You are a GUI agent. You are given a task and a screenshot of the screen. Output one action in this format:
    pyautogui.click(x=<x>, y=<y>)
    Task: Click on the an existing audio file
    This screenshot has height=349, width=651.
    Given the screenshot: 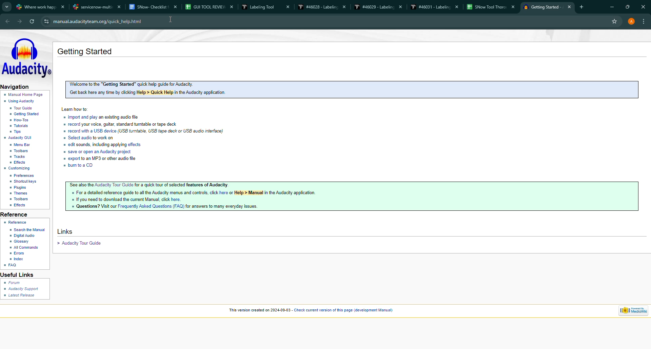 What is the action you would take?
    pyautogui.click(x=125, y=117)
    